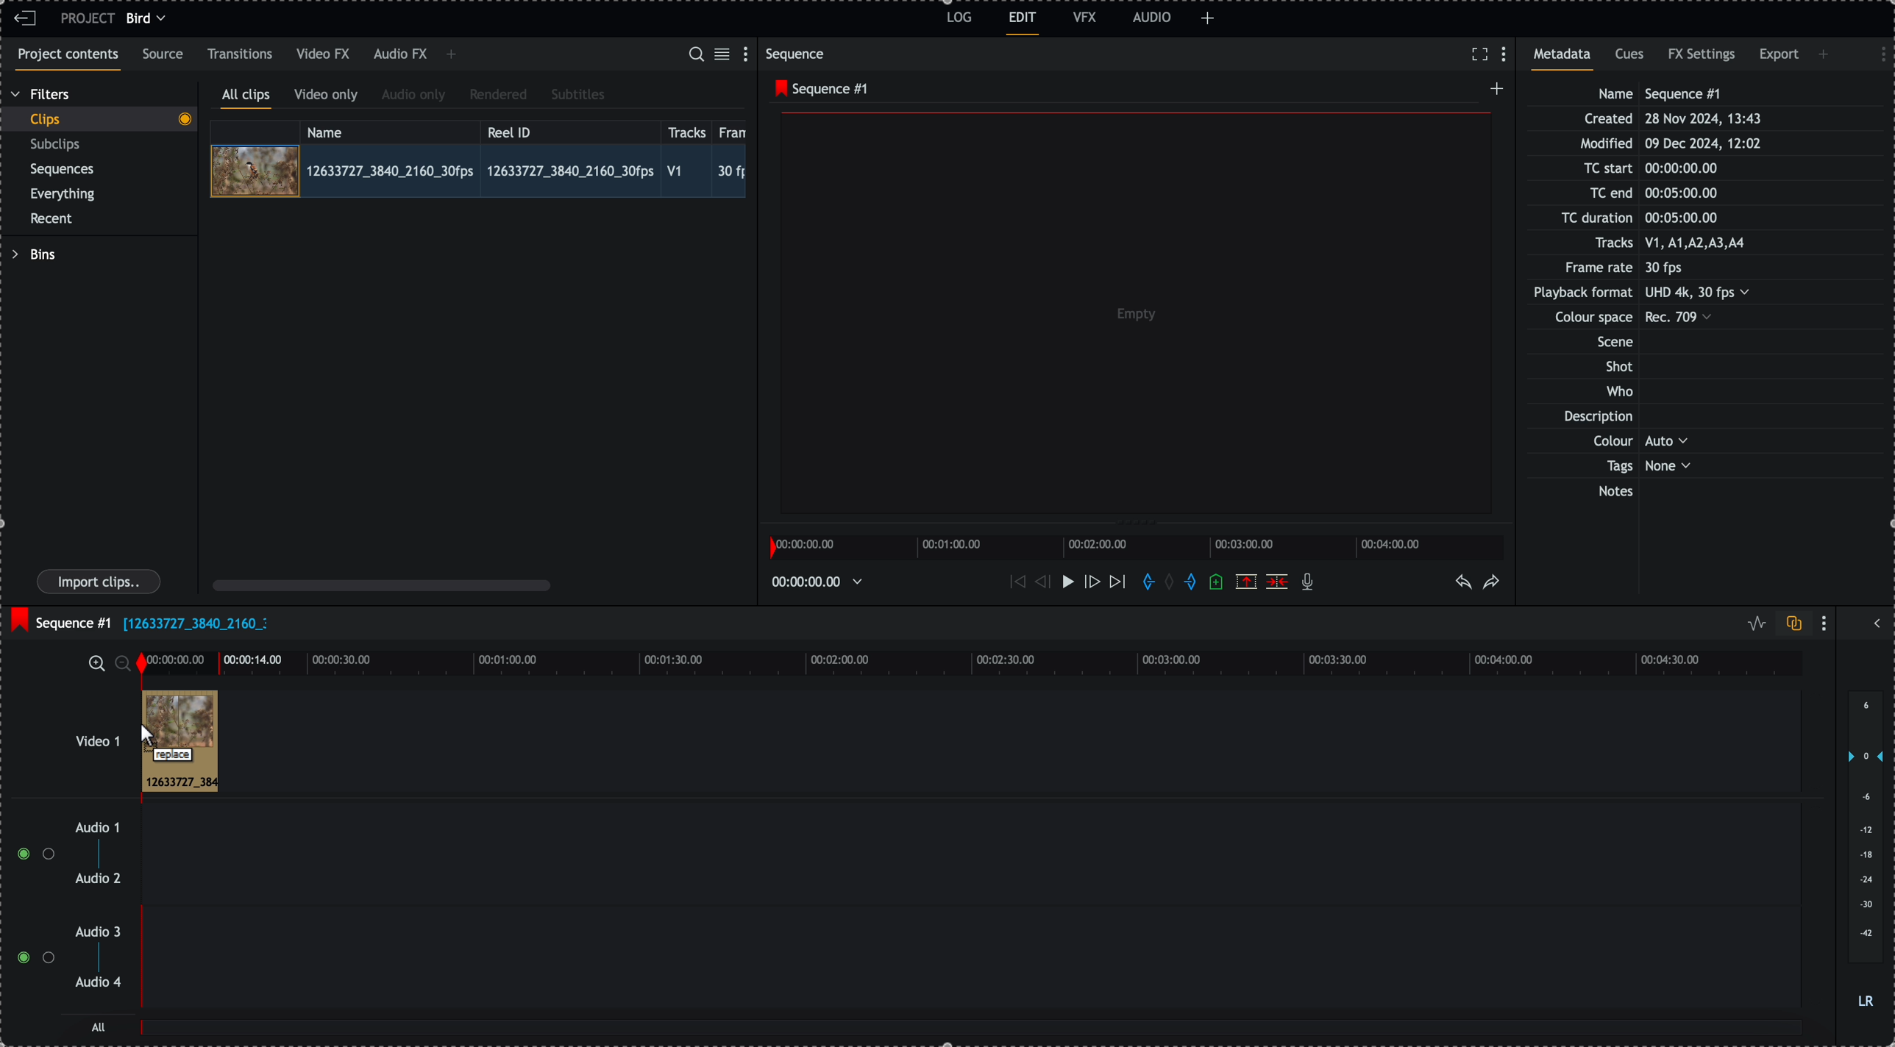  What do you see at coordinates (167, 742) in the screenshot?
I see `mouse up` at bounding box center [167, 742].